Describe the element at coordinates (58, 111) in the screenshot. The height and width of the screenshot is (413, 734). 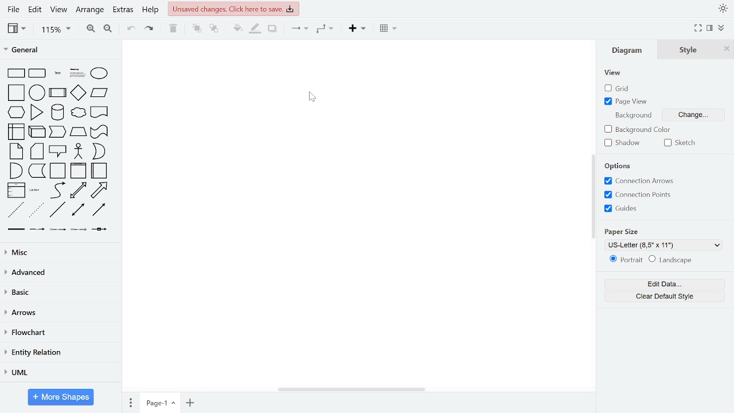
I see `cylinder` at that location.